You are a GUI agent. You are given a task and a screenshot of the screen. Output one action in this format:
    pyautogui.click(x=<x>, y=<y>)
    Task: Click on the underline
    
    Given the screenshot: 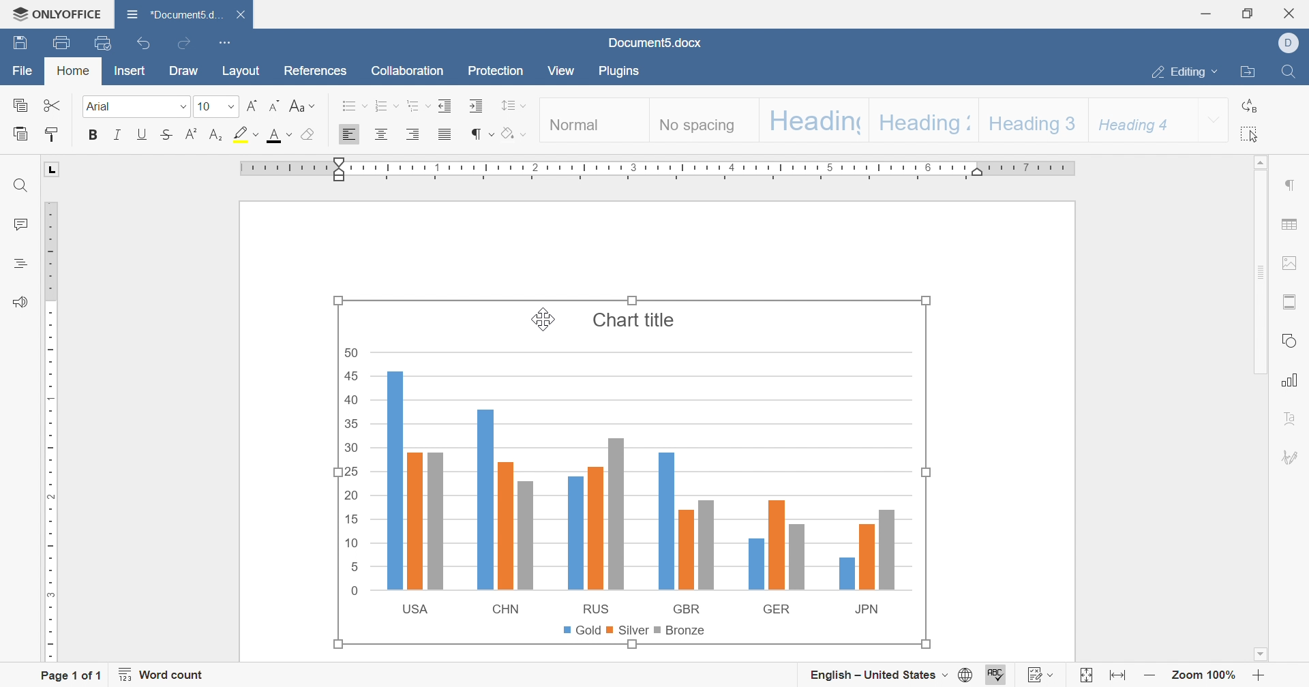 What is the action you would take?
    pyautogui.click(x=142, y=134)
    